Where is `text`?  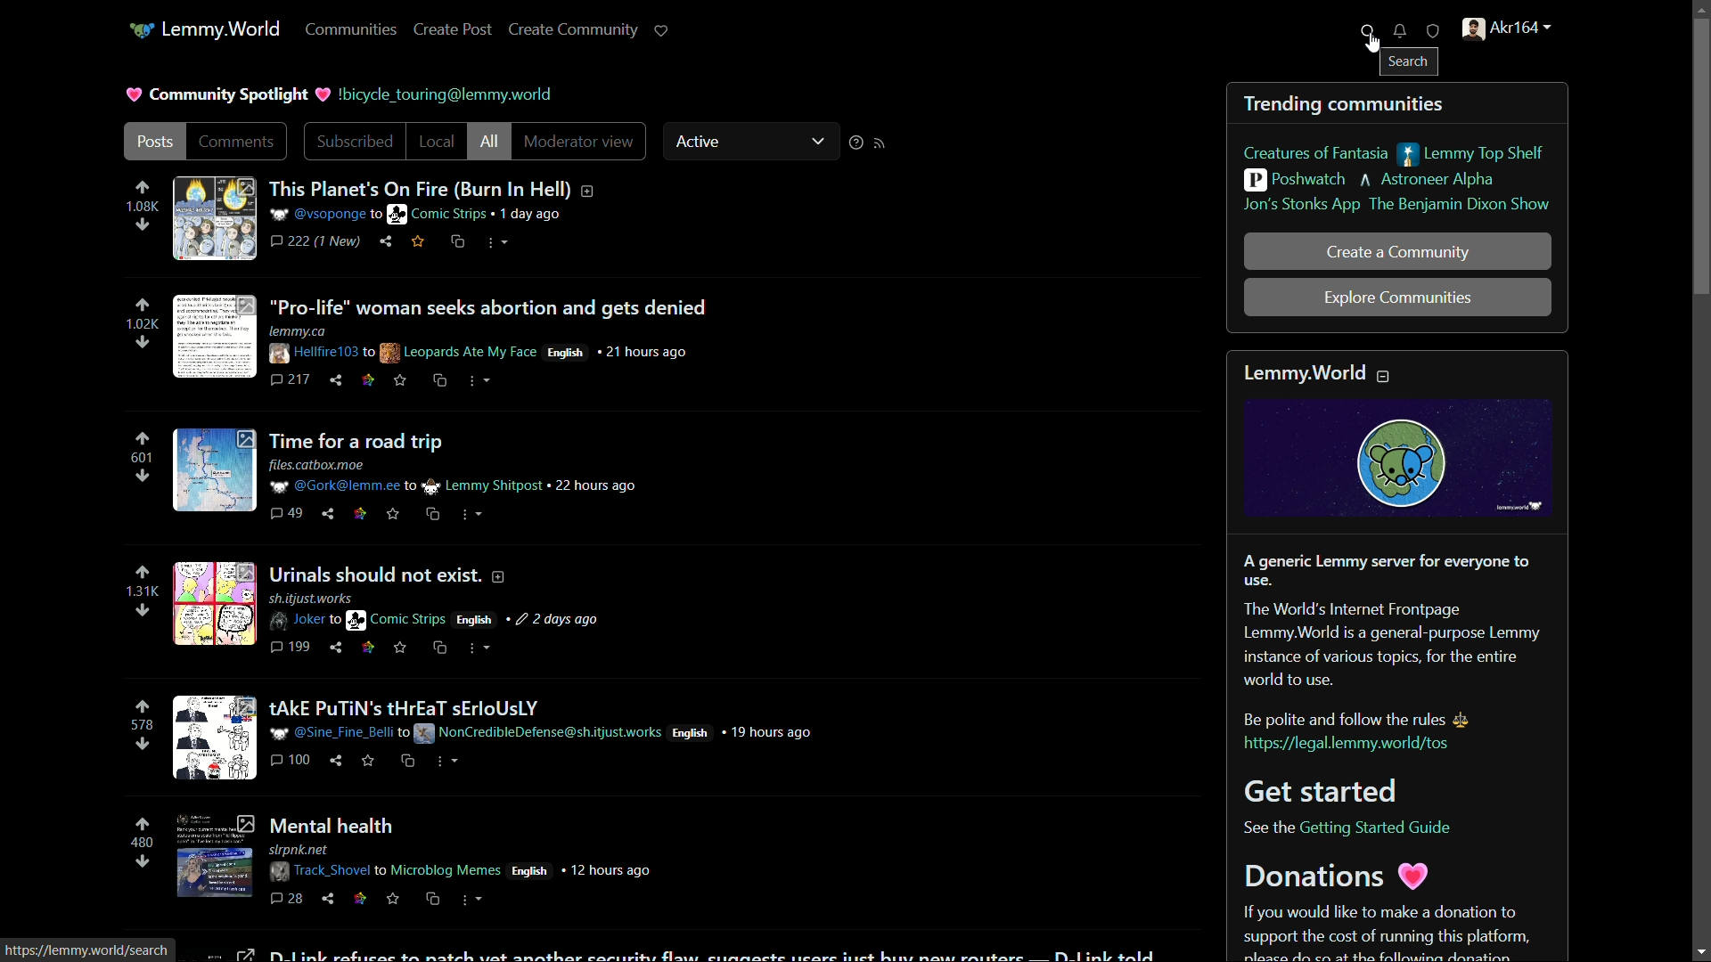 text is located at coordinates (450, 94).